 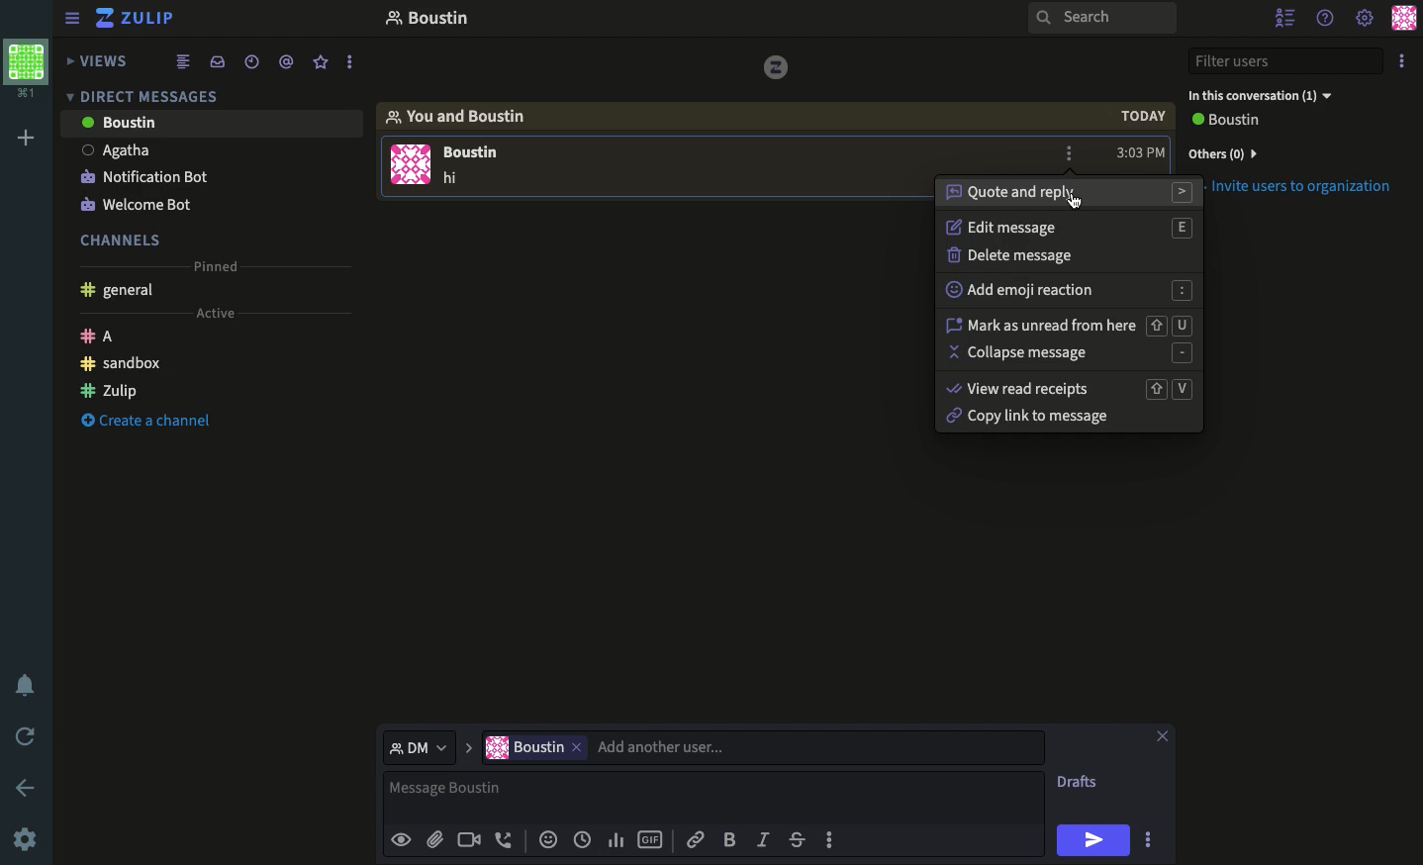 What do you see at coordinates (250, 60) in the screenshot?
I see `Time` at bounding box center [250, 60].